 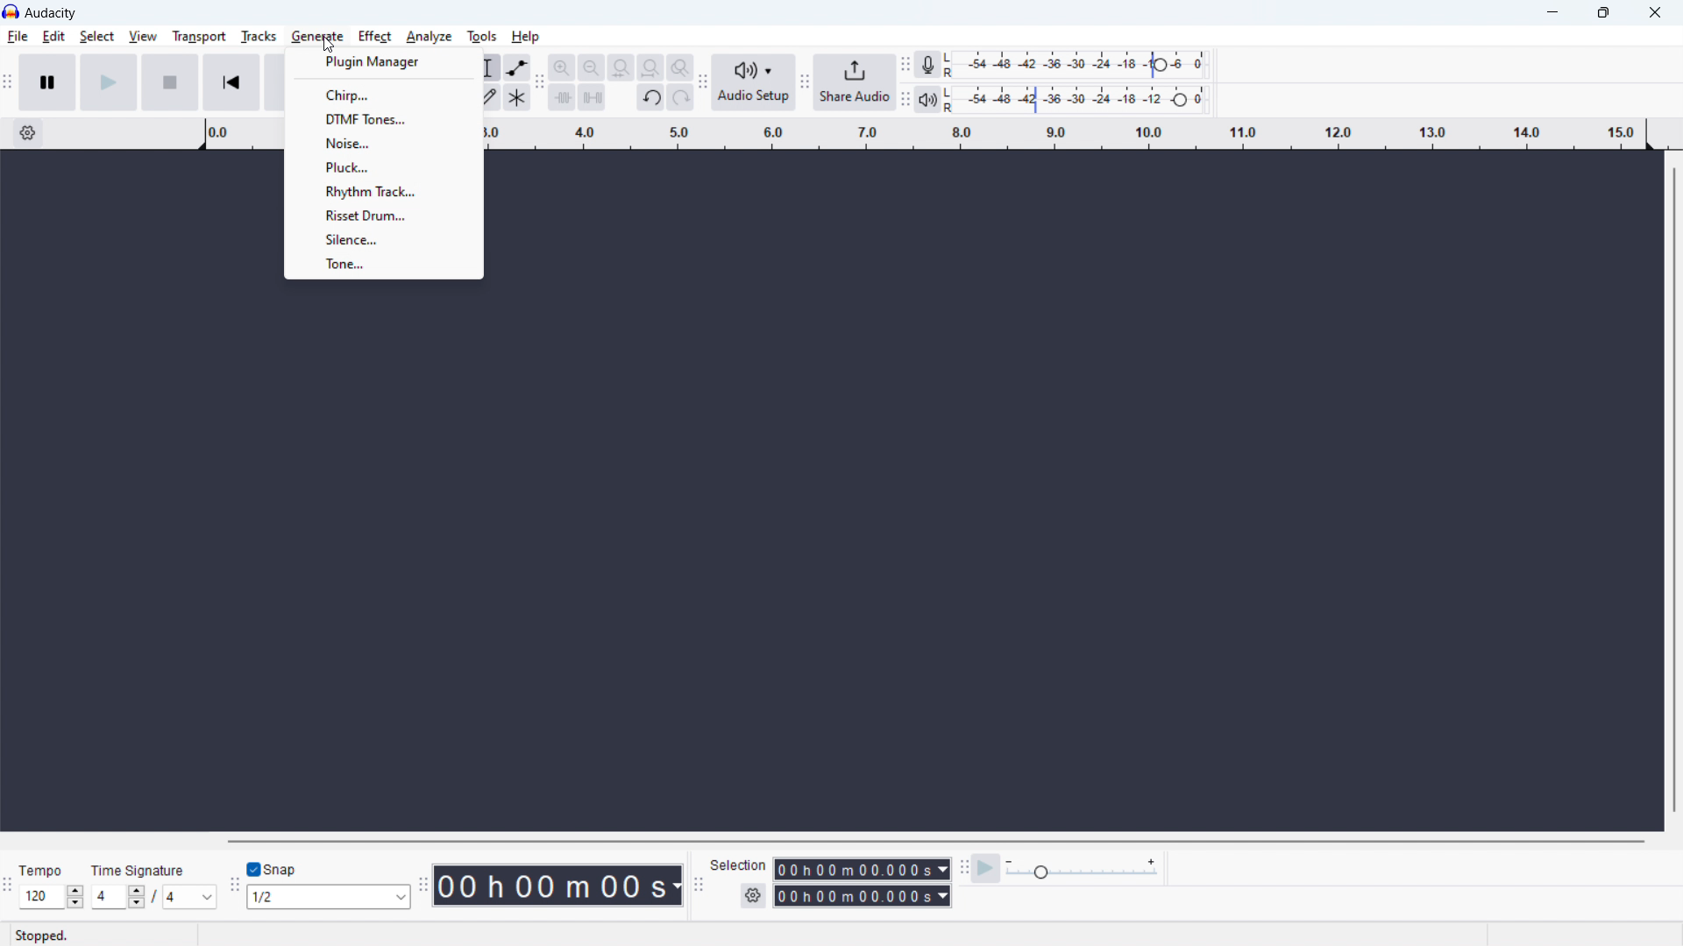 I want to click on zoom in, so click(x=563, y=67).